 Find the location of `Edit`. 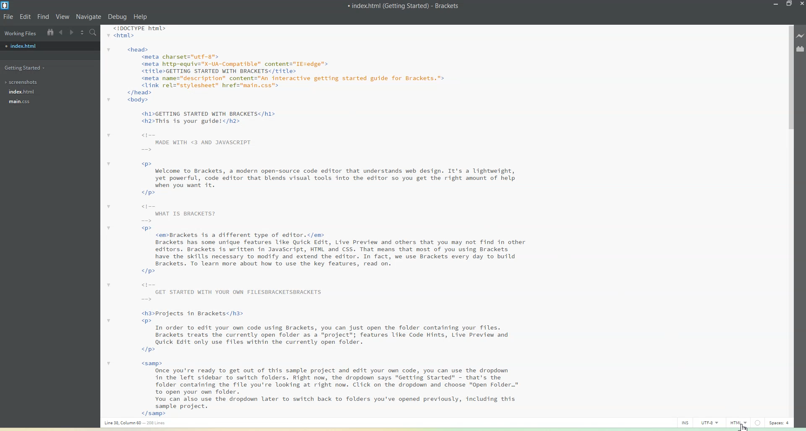

Edit is located at coordinates (26, 16).